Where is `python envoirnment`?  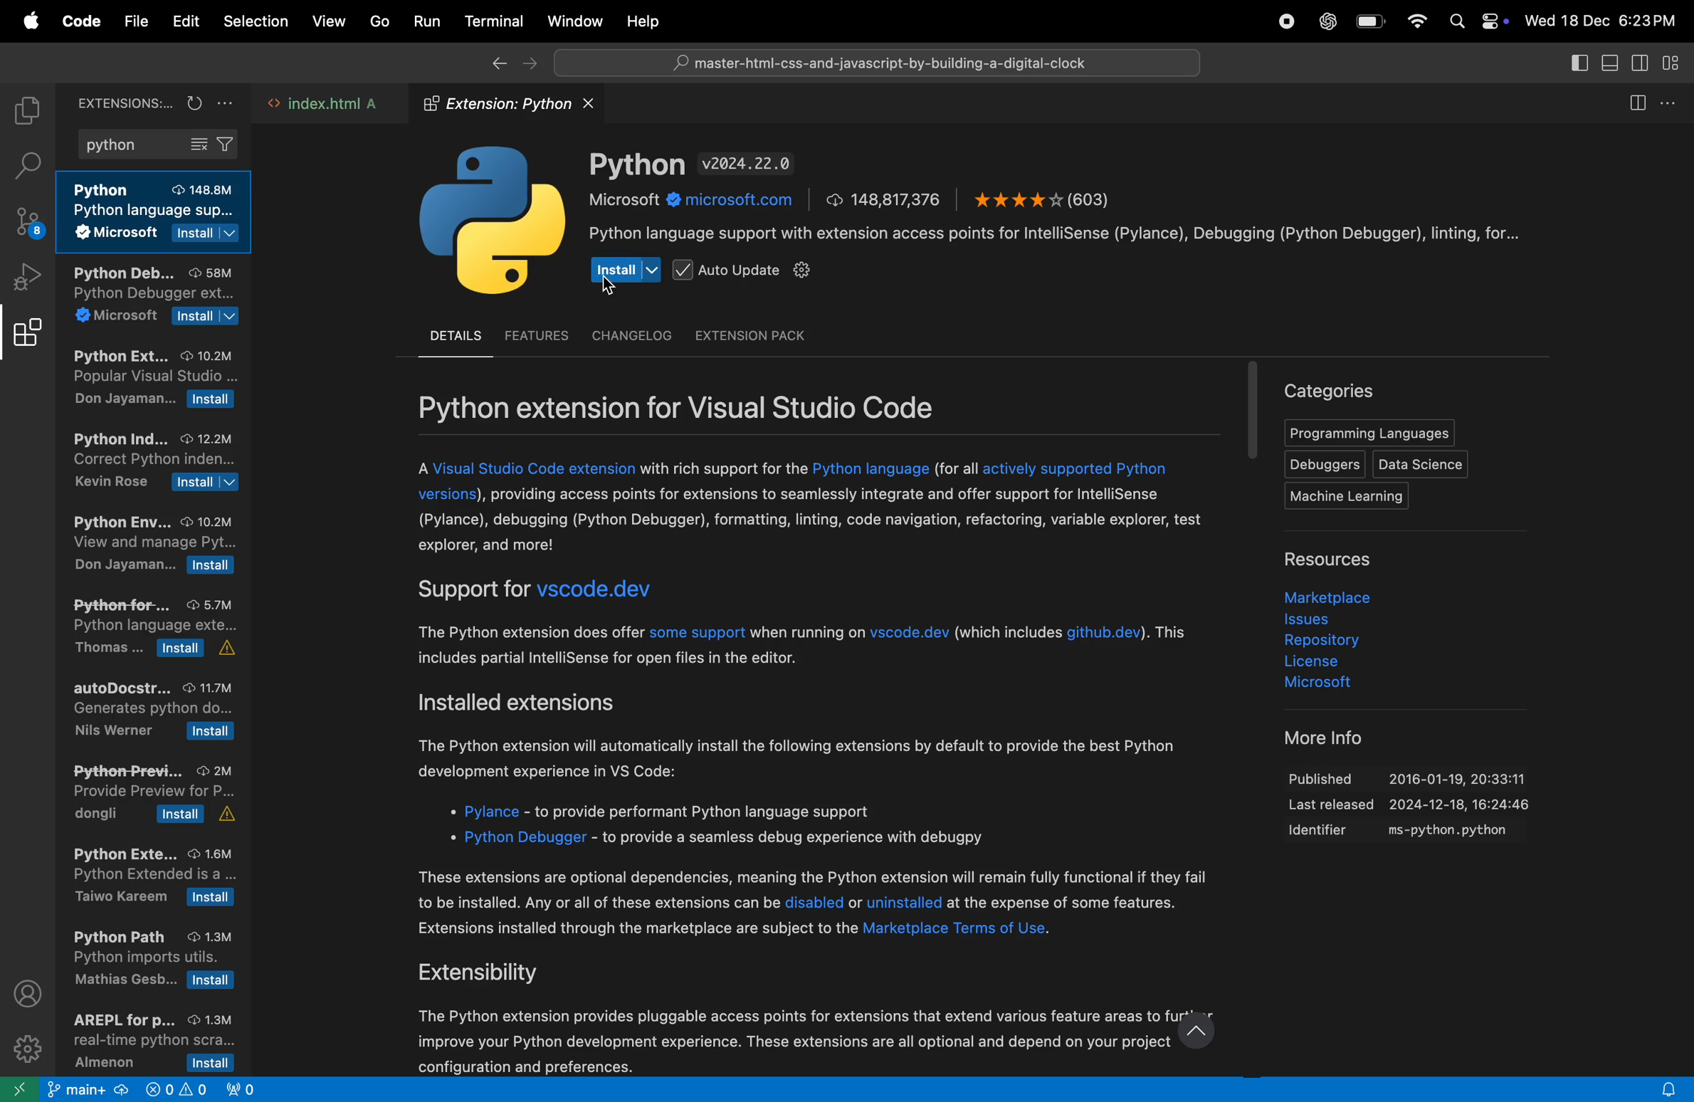
python envoirnment is located at coordinates (152, 548).